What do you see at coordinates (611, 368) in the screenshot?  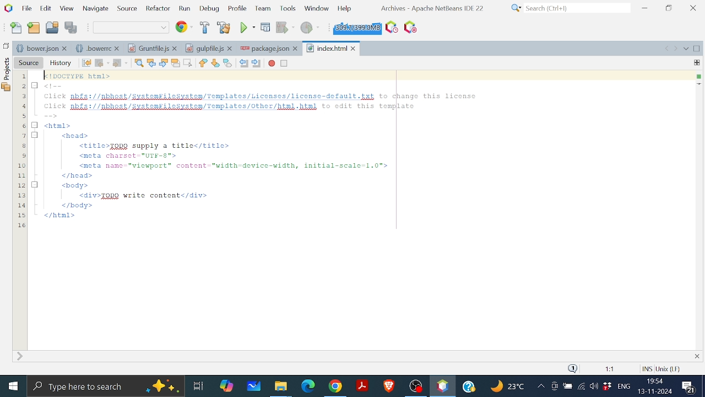 I see `scaling factor` at bounding box center [611, 368].